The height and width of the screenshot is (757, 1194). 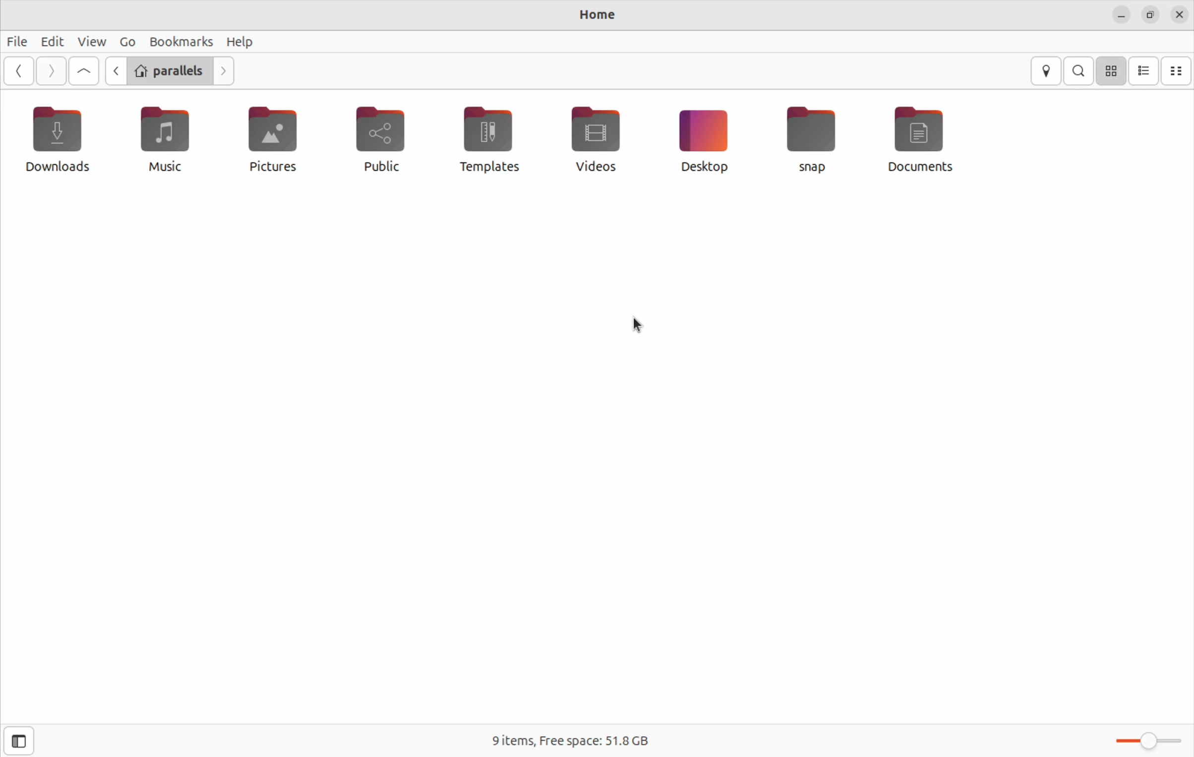 I want to click on snap, so click(x=816, y=137).